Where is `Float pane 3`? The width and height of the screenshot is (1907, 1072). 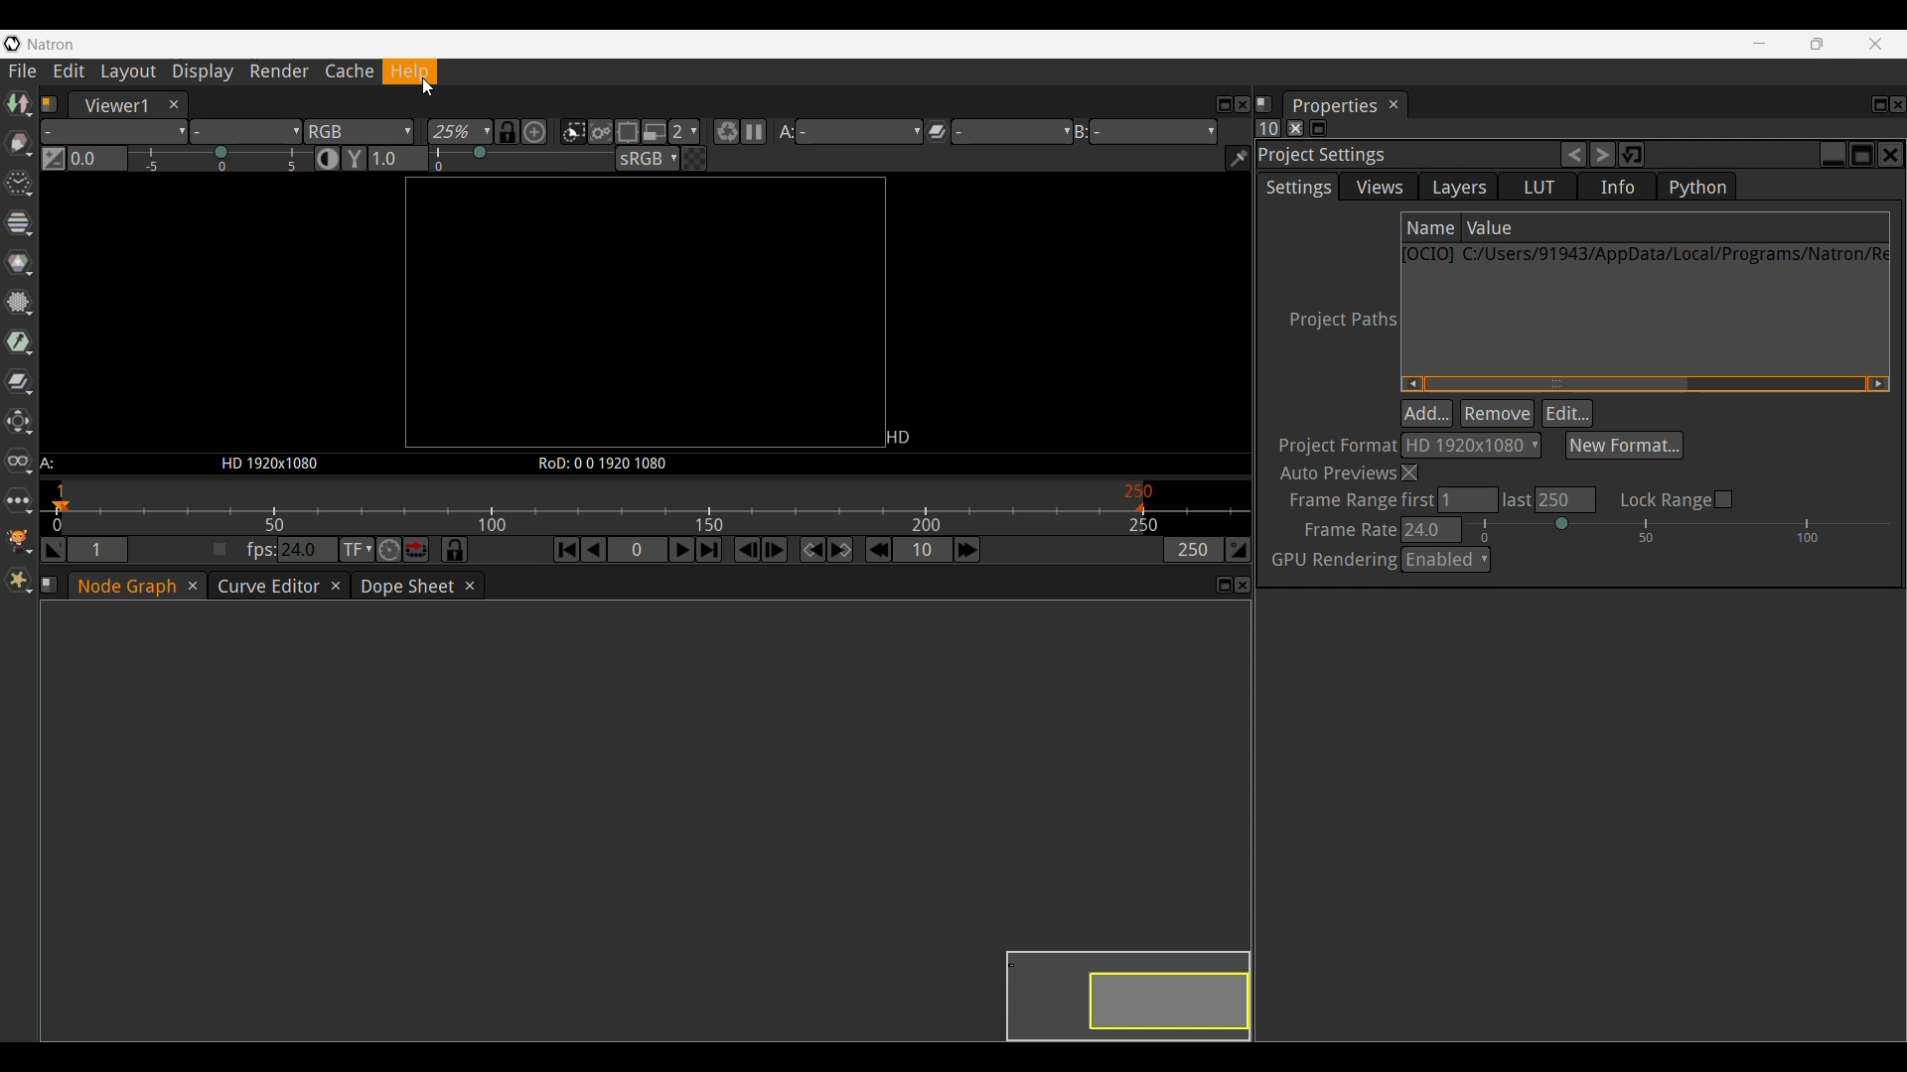 Float pane 3 is located at coordinates (1223, 584).